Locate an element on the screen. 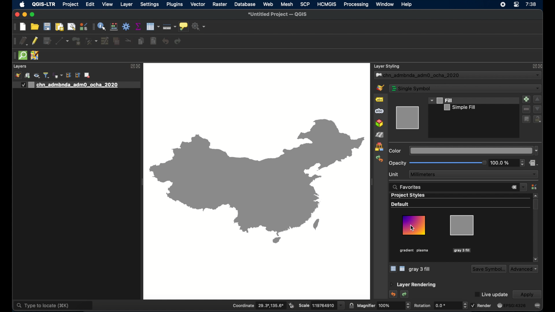  mesh is located at coordinates (287, 4).